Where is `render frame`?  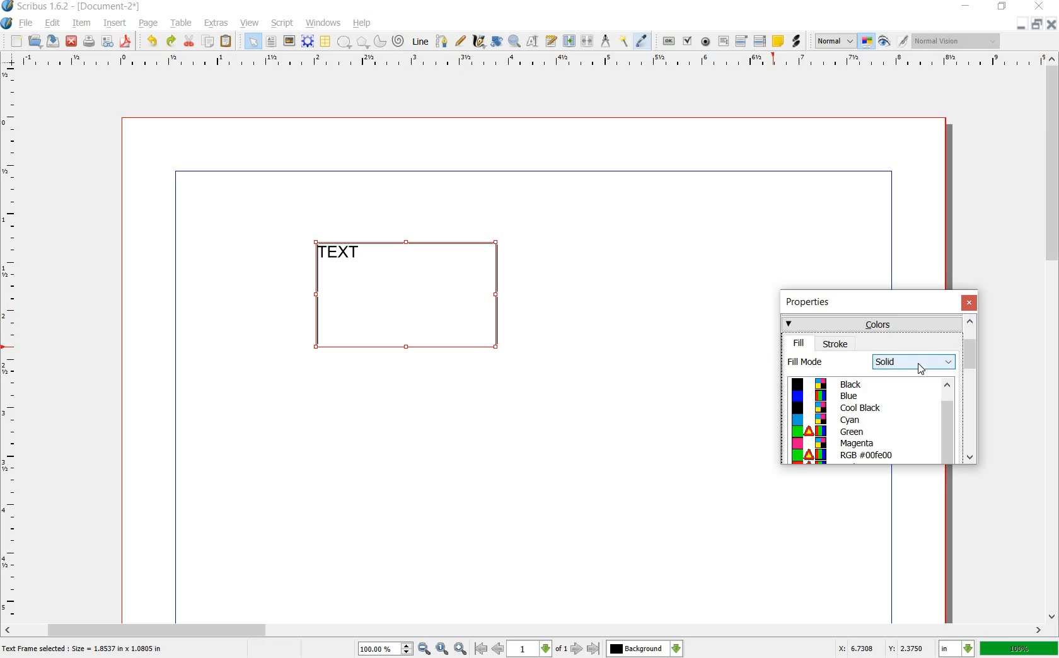 render frame is located at coordinates (308, 42).